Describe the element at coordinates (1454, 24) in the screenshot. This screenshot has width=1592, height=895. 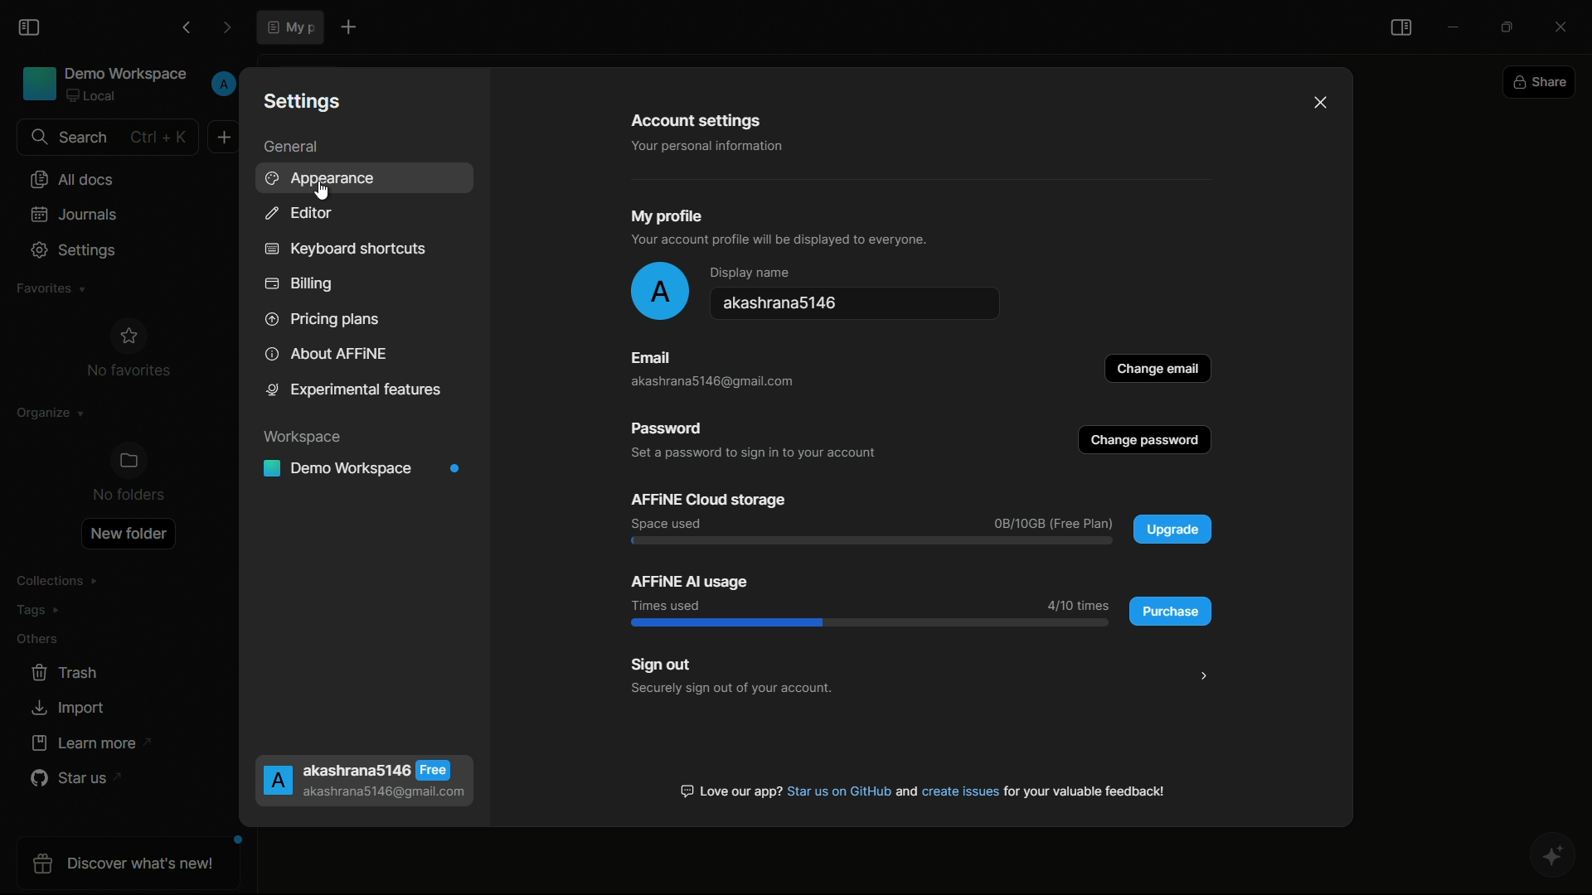
I see `minimize` at that location.